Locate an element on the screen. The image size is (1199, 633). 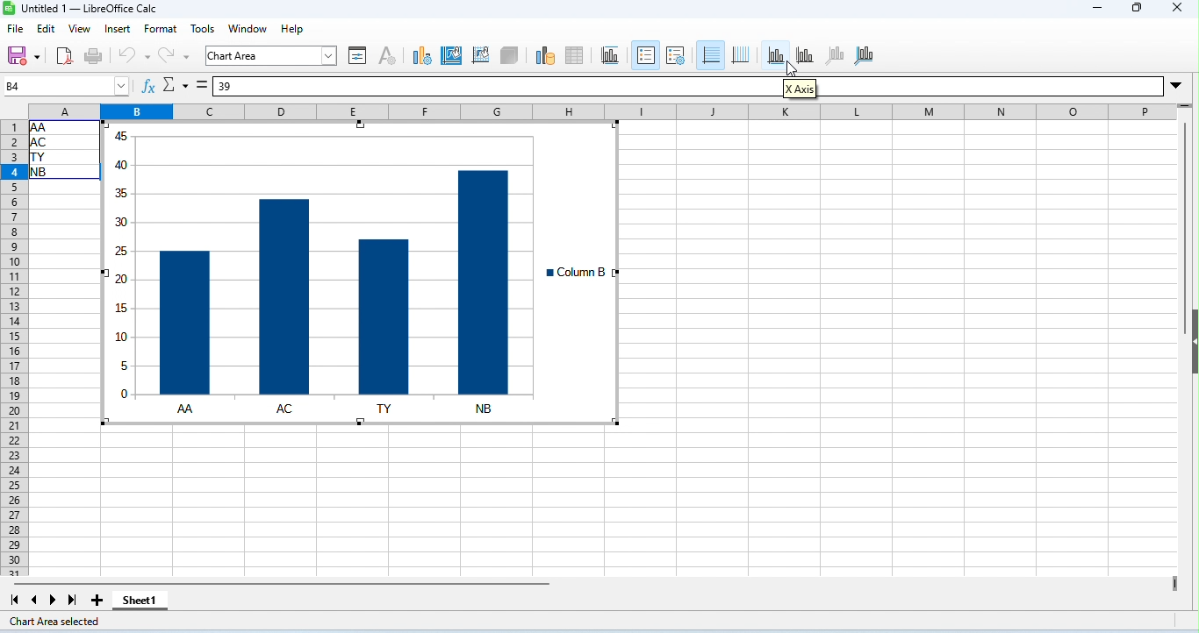
selected cell number is located at coordinates (68, 87).